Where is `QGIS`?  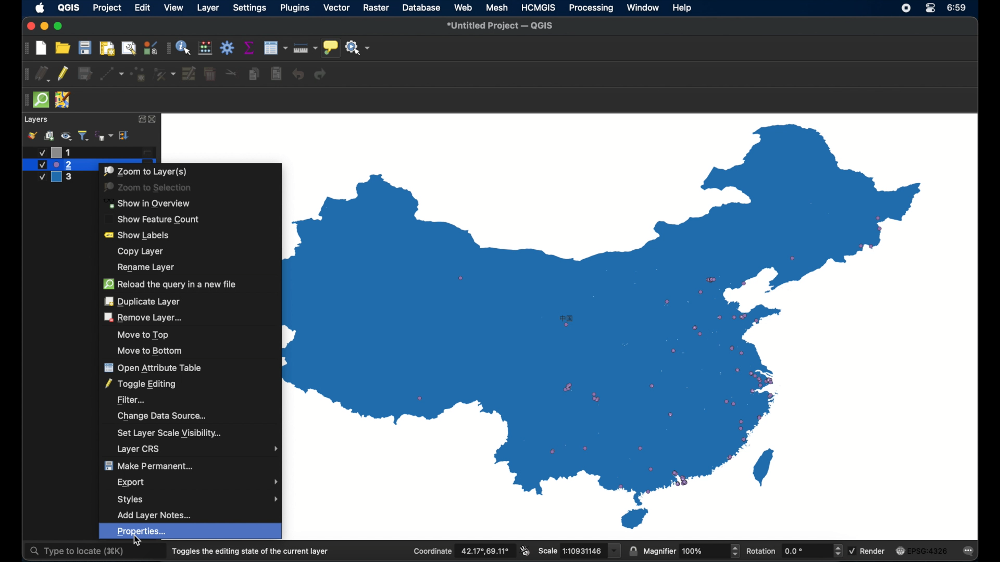
QGIS is located at coordinates (70, 7).